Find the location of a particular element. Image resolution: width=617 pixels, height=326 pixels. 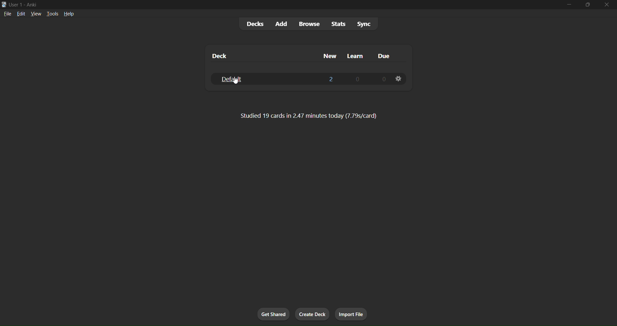

get started is located at coordinates (272, 313).